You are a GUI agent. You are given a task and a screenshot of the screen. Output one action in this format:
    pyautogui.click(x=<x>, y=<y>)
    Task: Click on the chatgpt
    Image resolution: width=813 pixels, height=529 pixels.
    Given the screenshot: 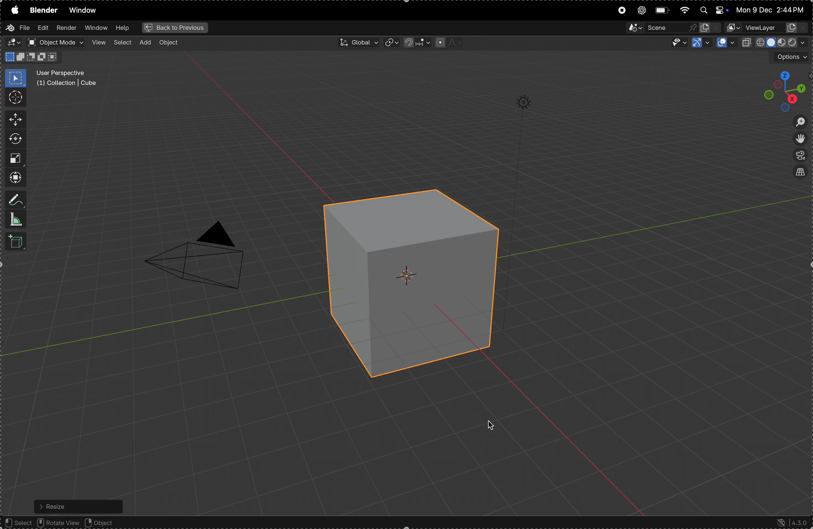 What is the action you would take?
    pyautogui.click(x=642, y=11)
    